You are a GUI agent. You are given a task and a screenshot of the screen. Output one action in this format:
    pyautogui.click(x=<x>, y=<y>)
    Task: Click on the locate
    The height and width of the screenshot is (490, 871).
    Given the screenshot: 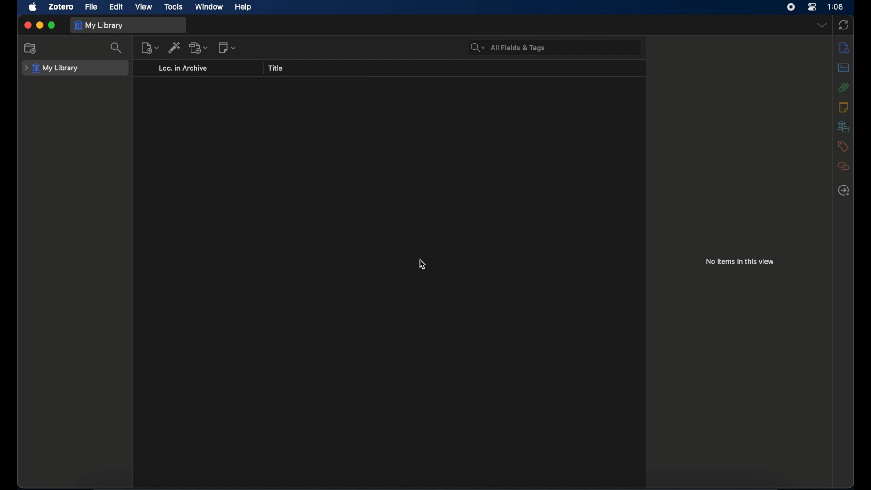 What is the action you would take?
    pyautogui.click(x=844, y=191)
    